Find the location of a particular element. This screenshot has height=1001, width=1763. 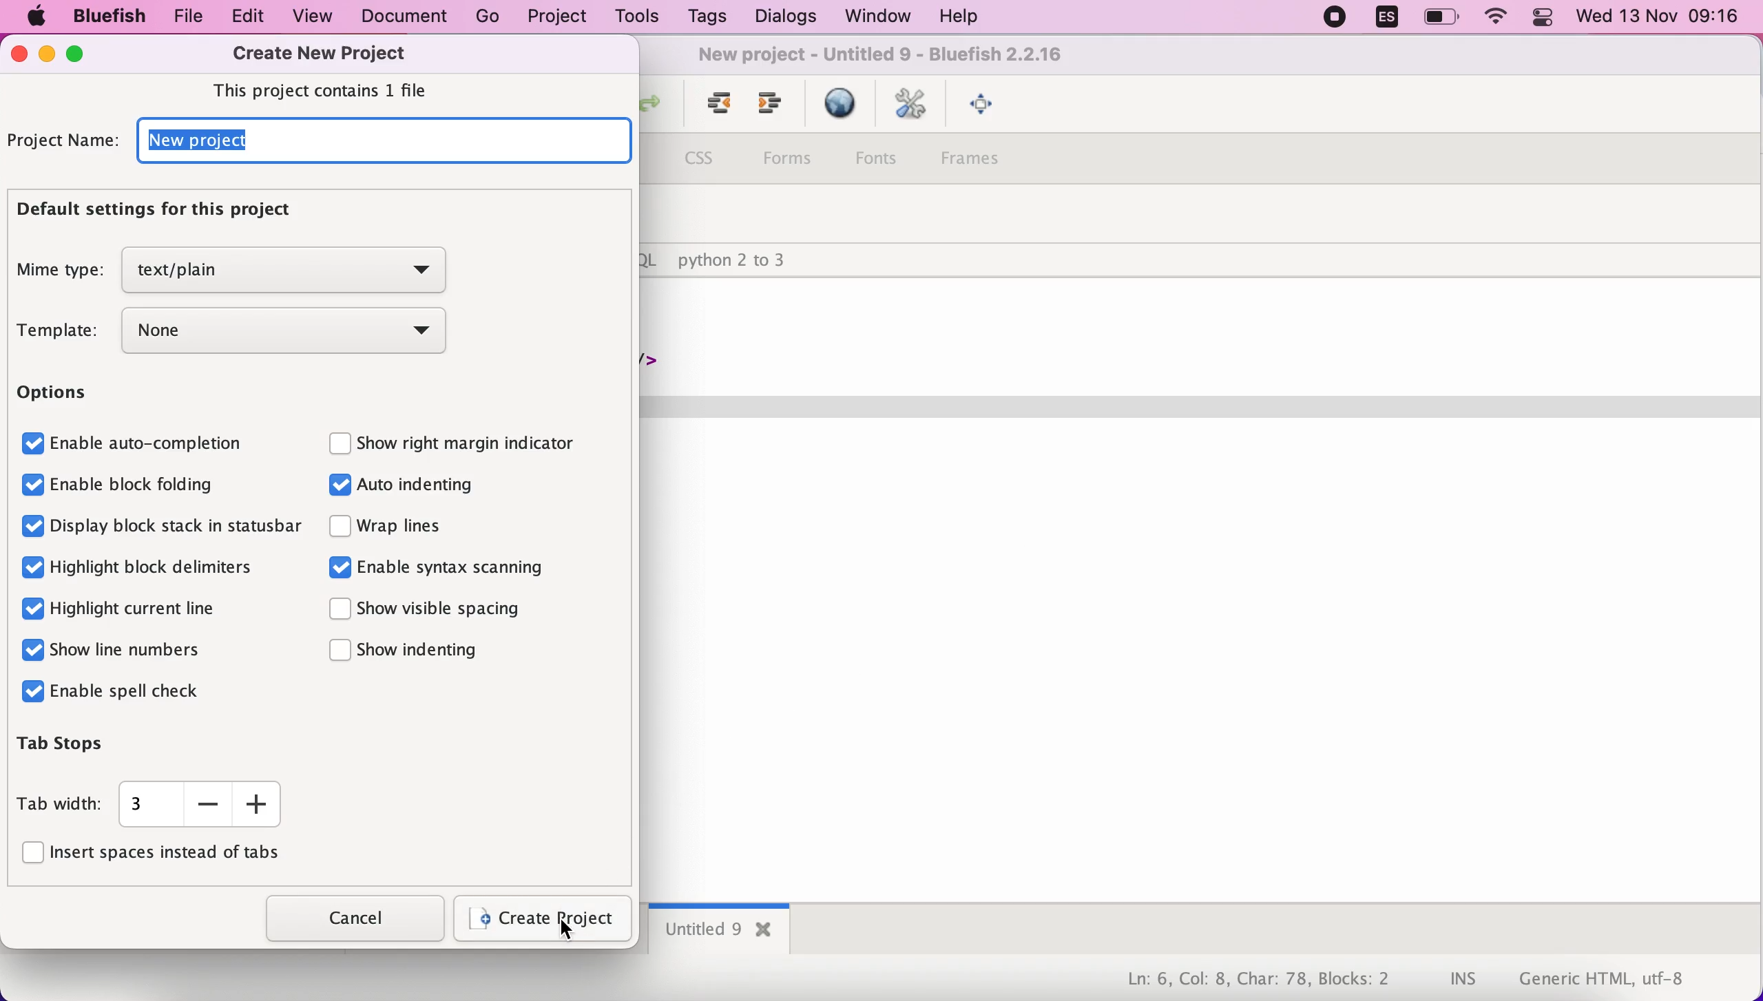

create projects is located at coordinates (541, 920).